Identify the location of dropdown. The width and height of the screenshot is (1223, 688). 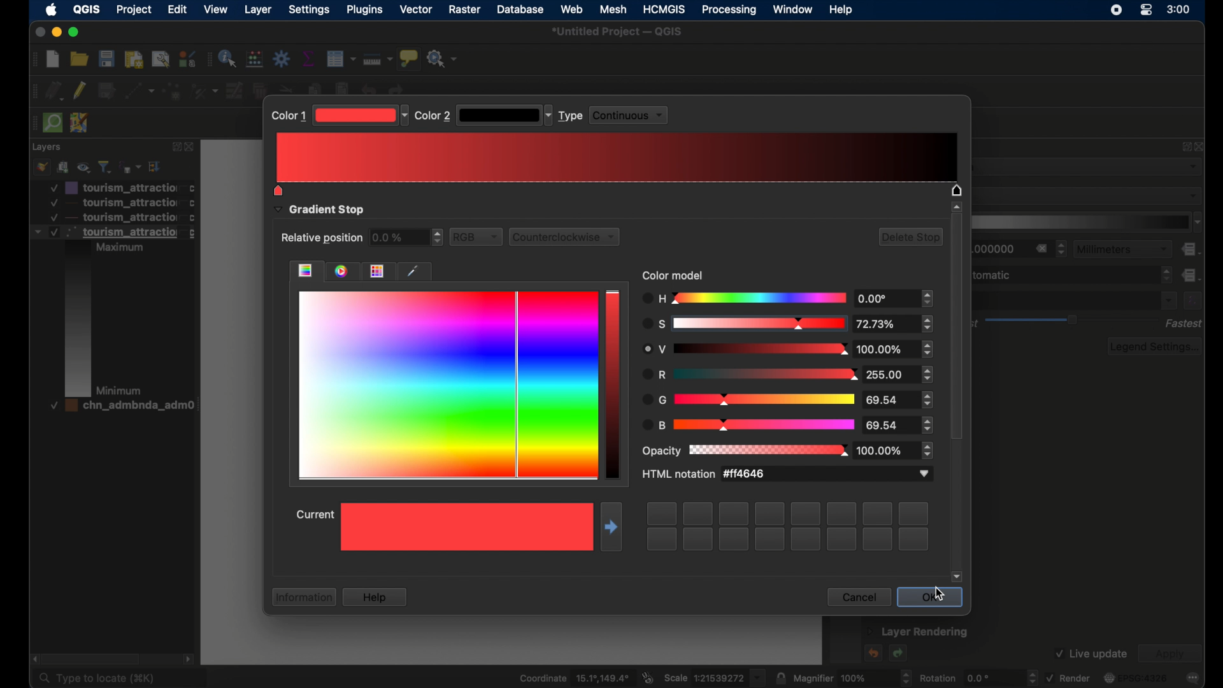
(505, 115).